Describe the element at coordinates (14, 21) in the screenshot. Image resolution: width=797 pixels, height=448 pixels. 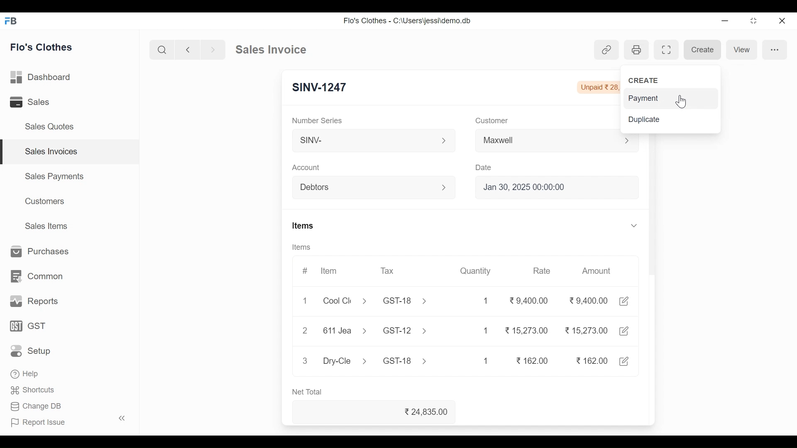
I see `Frappe Book Desktop Icon` at that location.